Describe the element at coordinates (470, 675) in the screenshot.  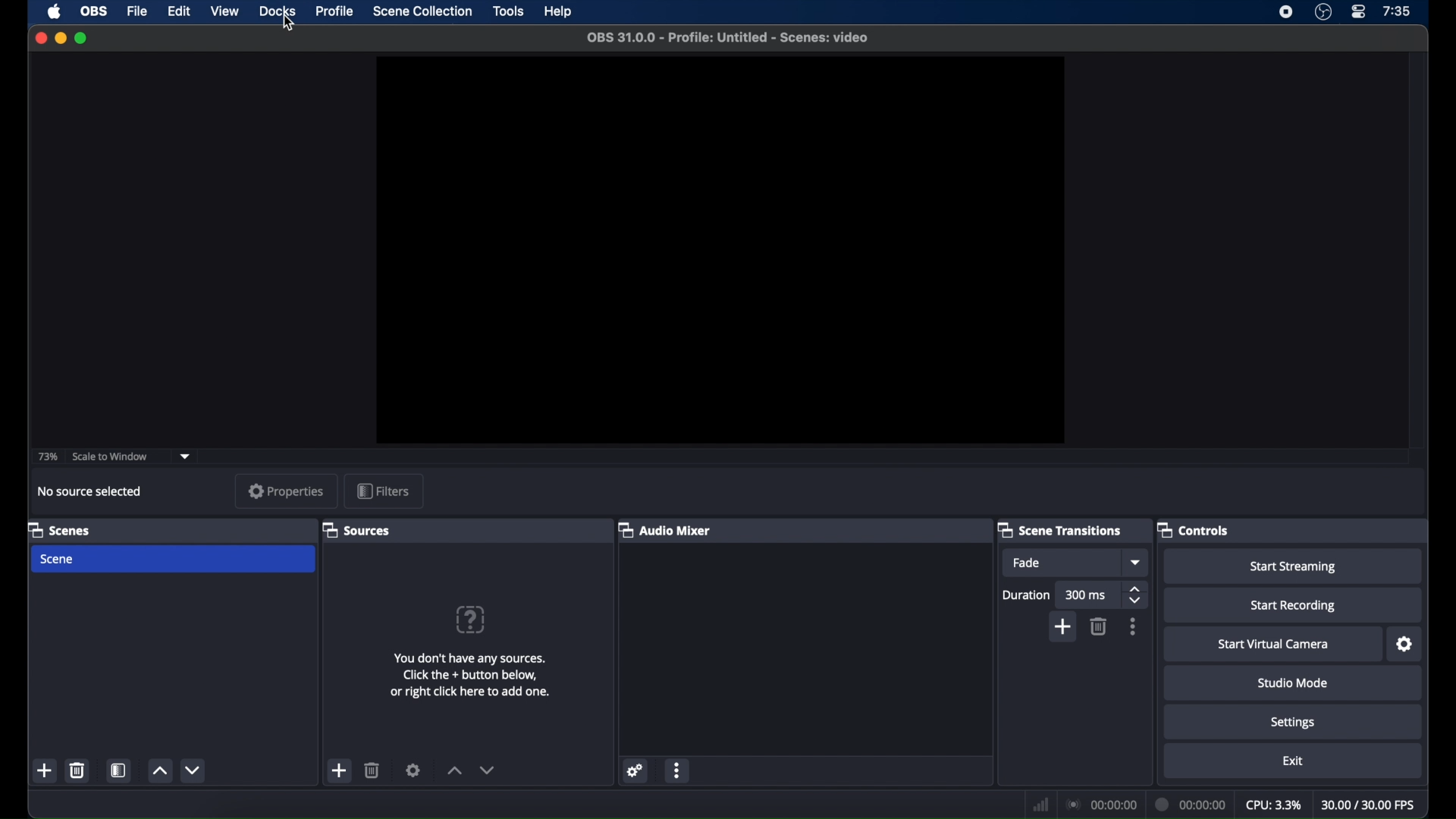
I see `add sources information` at that location.